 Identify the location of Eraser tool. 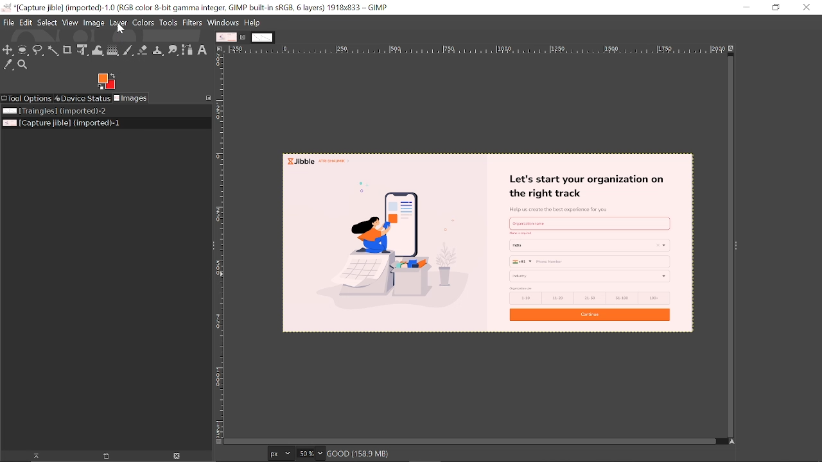
(143, 50).